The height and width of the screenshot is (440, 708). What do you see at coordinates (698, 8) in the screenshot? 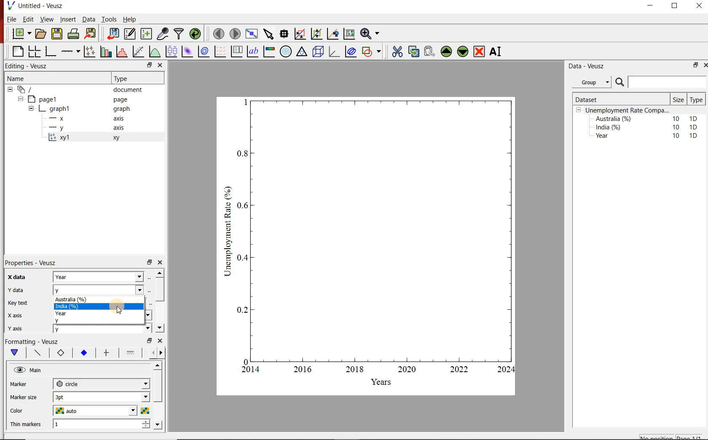
I see `close` at bounding box center [698, 8].